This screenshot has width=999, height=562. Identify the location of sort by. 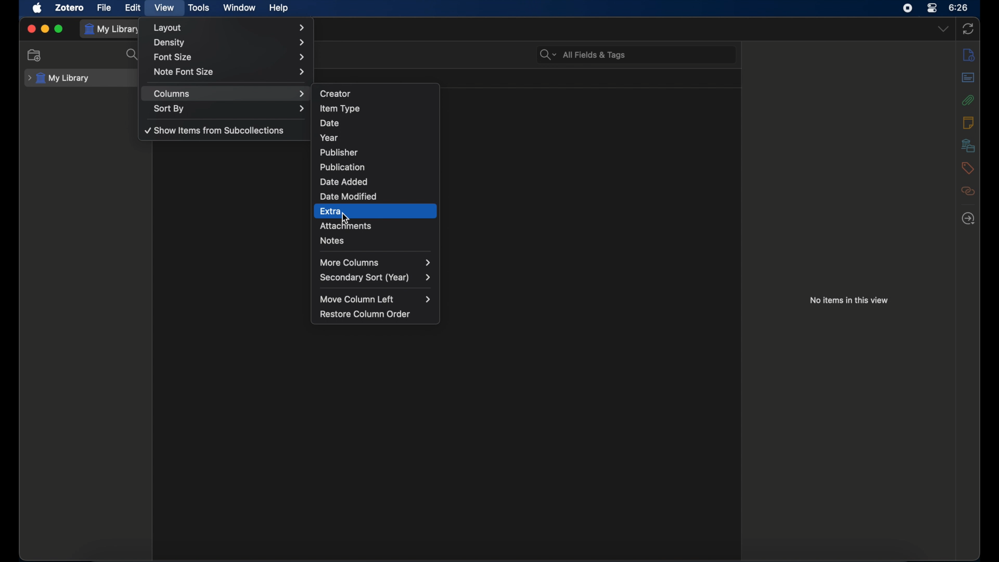
(230, 109).